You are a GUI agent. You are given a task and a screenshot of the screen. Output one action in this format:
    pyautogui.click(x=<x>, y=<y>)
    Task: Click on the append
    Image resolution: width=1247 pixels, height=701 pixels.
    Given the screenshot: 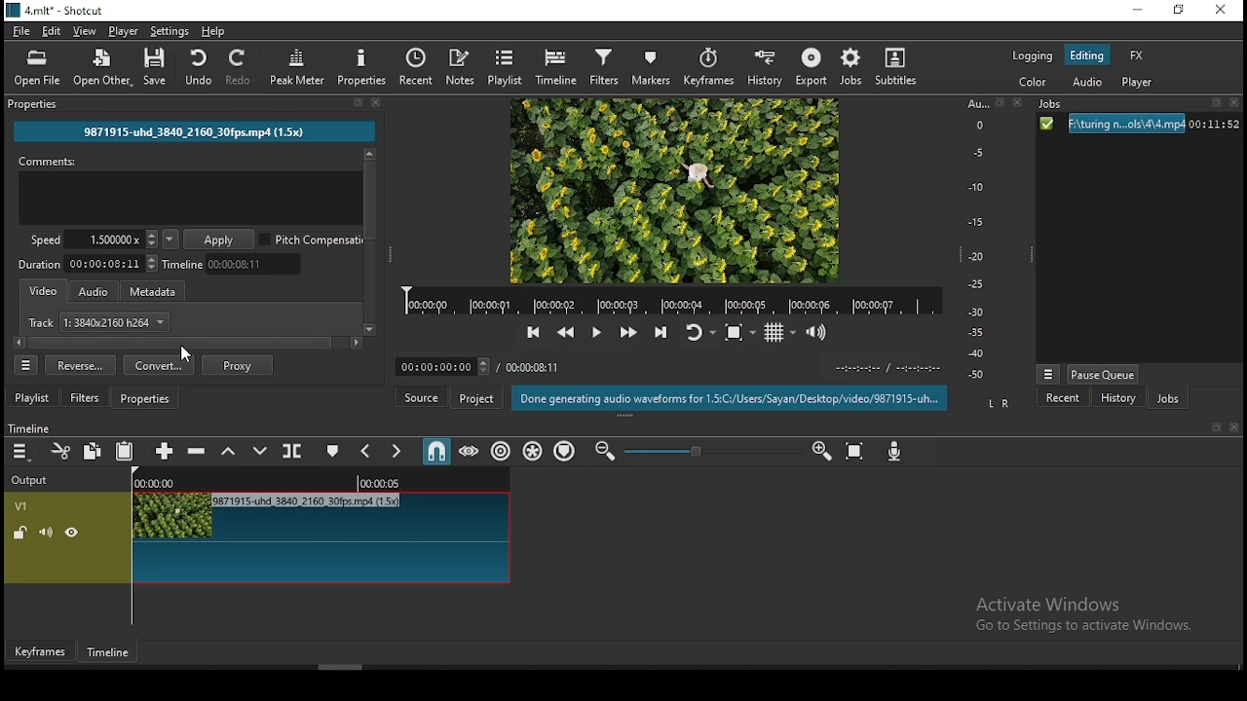 What is the action you would take?
    pyautogui.click(x=162, y=450)
    